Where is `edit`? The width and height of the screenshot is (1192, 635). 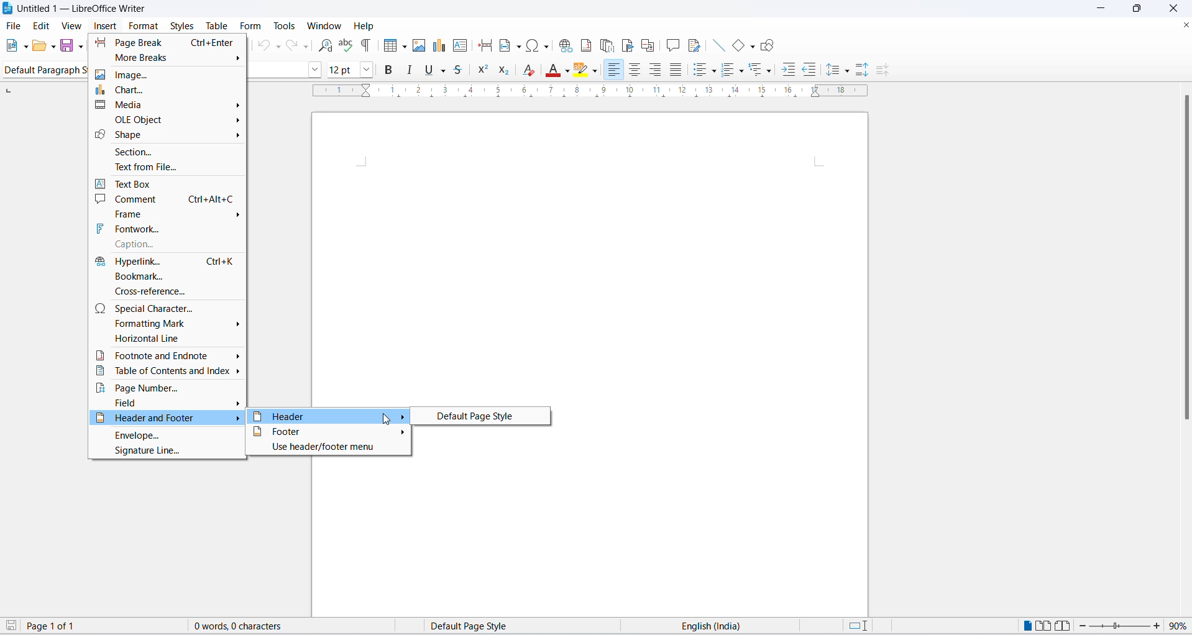 edit is located at coordinates (42, 25).